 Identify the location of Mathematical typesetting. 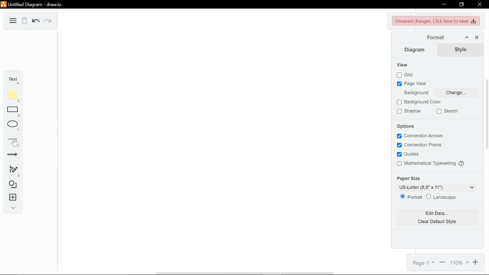
(428, 164).